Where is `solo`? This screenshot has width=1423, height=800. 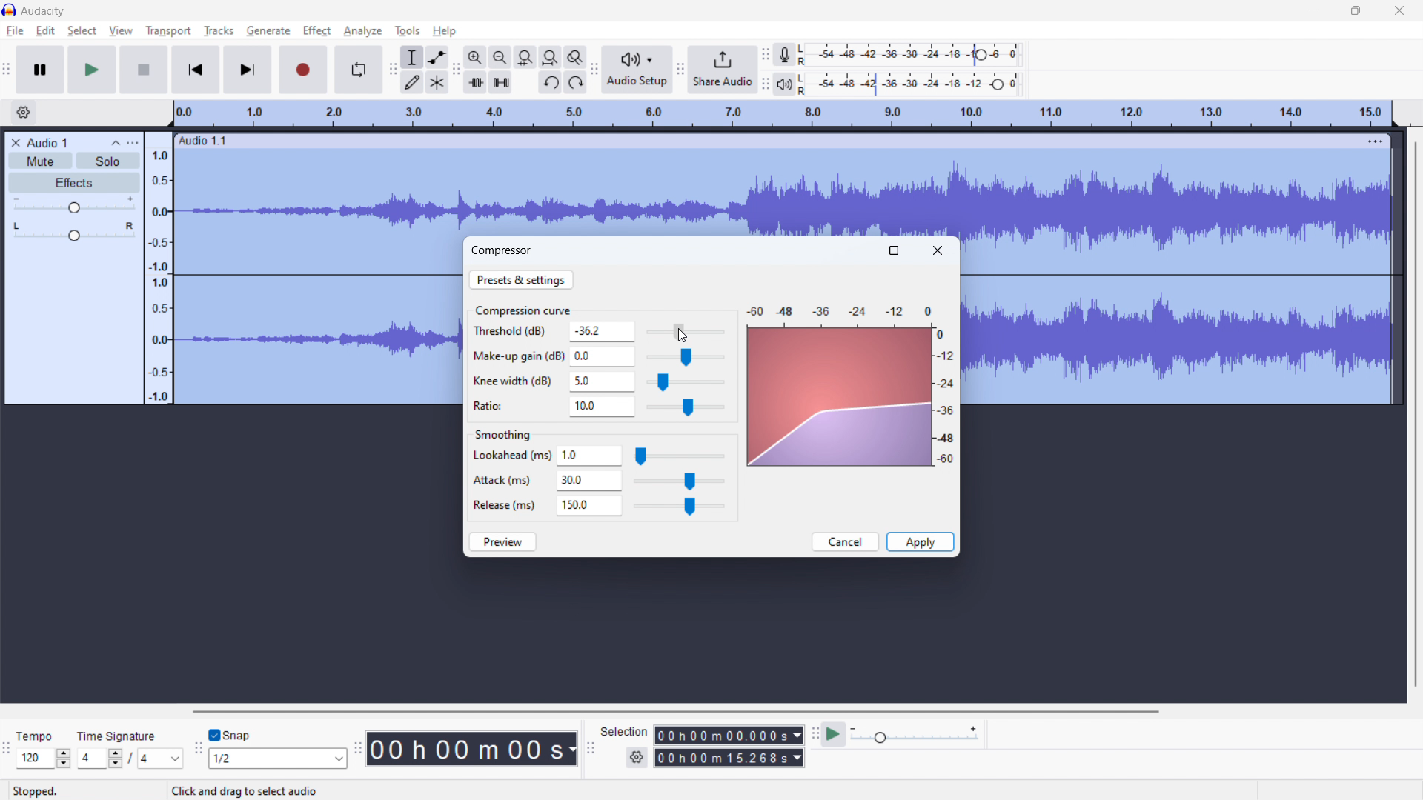
solo is located at coordinates (108, 160).